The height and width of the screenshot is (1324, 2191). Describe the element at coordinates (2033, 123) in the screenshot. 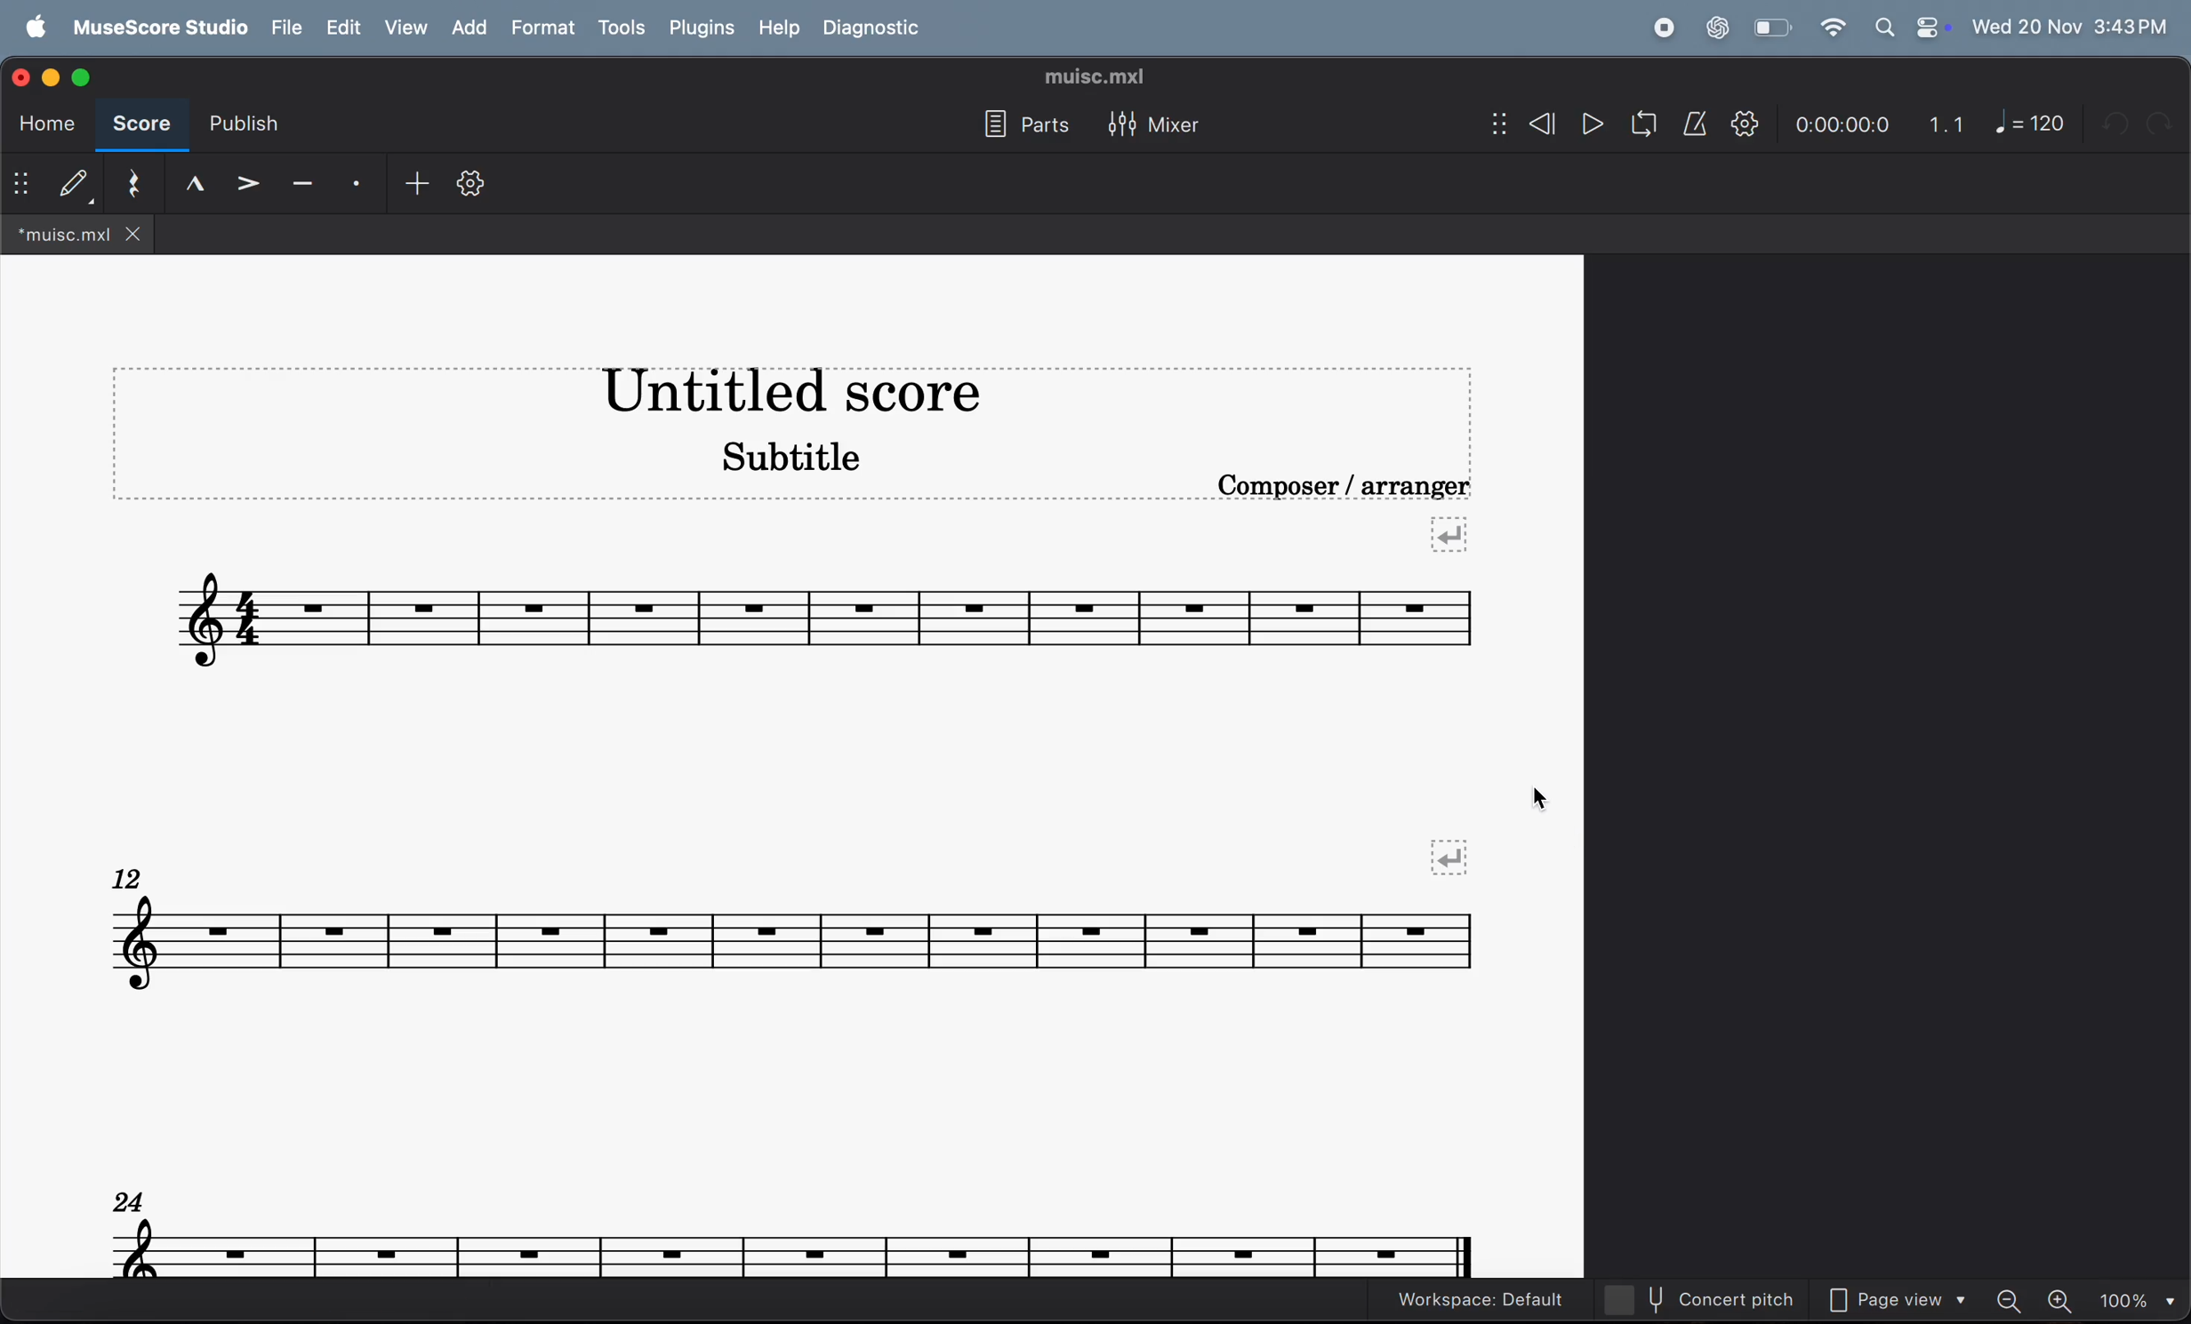

I see `note 120` at that location.